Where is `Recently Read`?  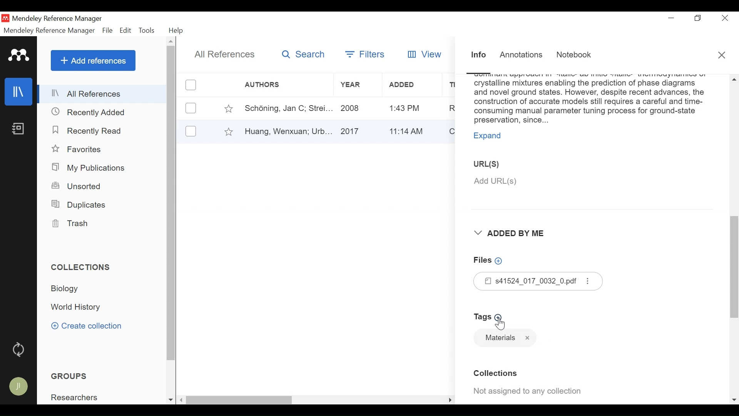
Recently Read is located at coordinates (91, 131).